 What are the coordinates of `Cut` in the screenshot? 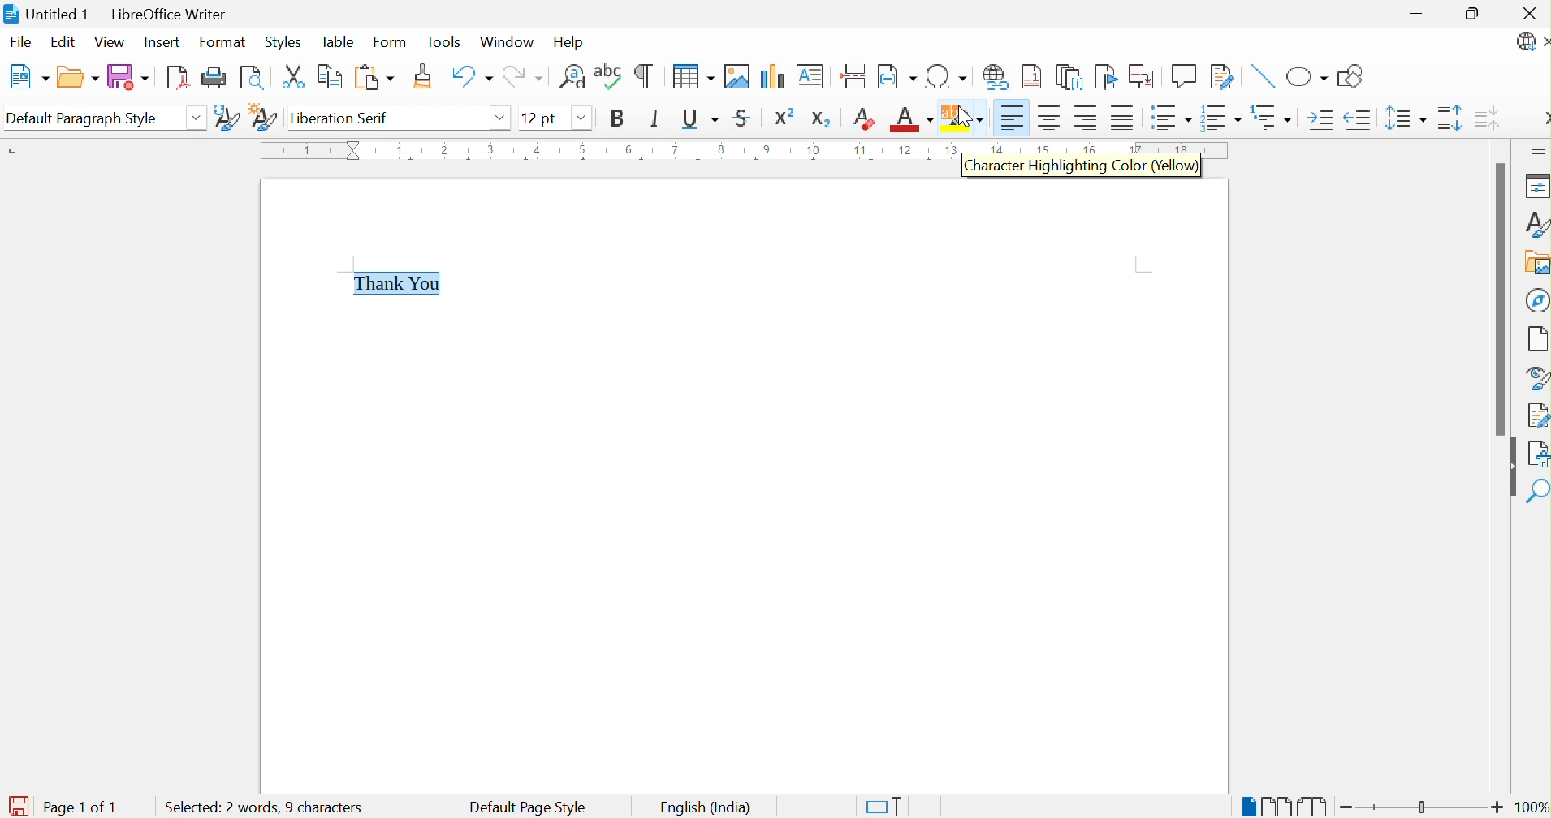 It's located at (292, 76).